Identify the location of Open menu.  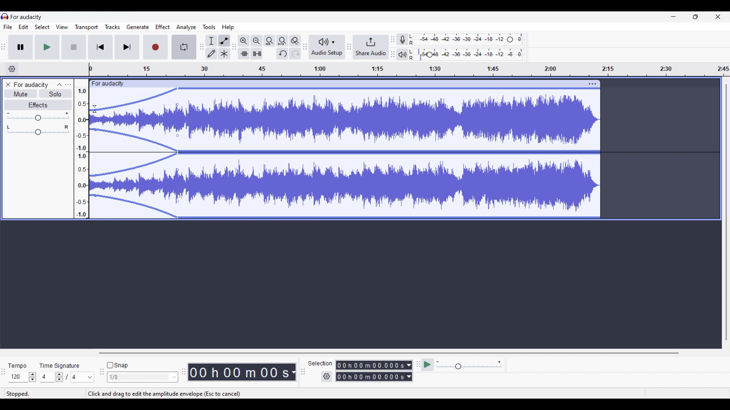
(68, 85).